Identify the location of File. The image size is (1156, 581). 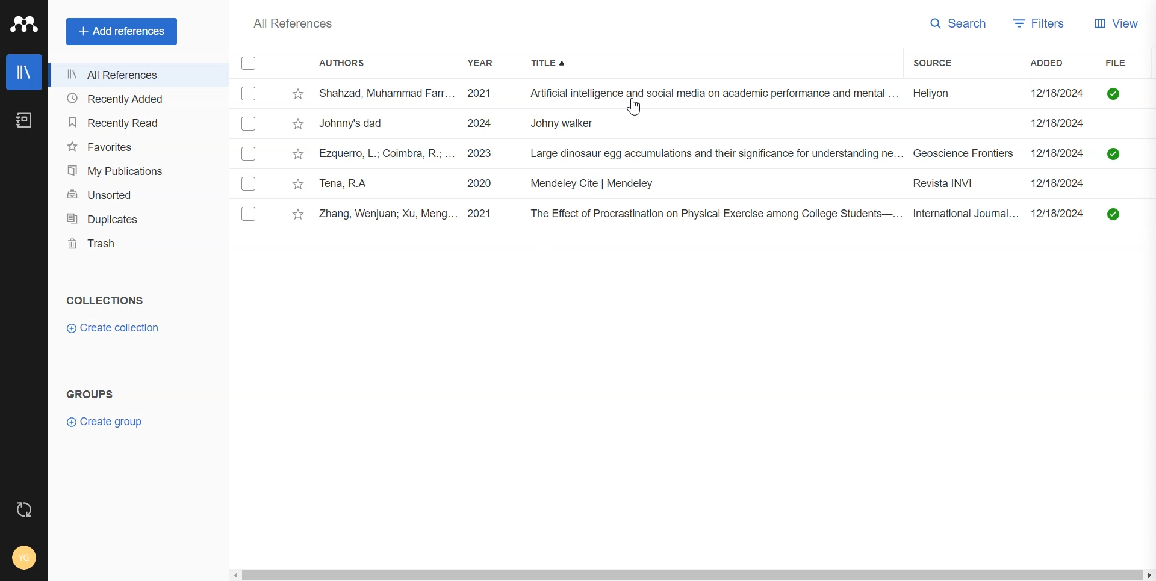
(1124, 61).